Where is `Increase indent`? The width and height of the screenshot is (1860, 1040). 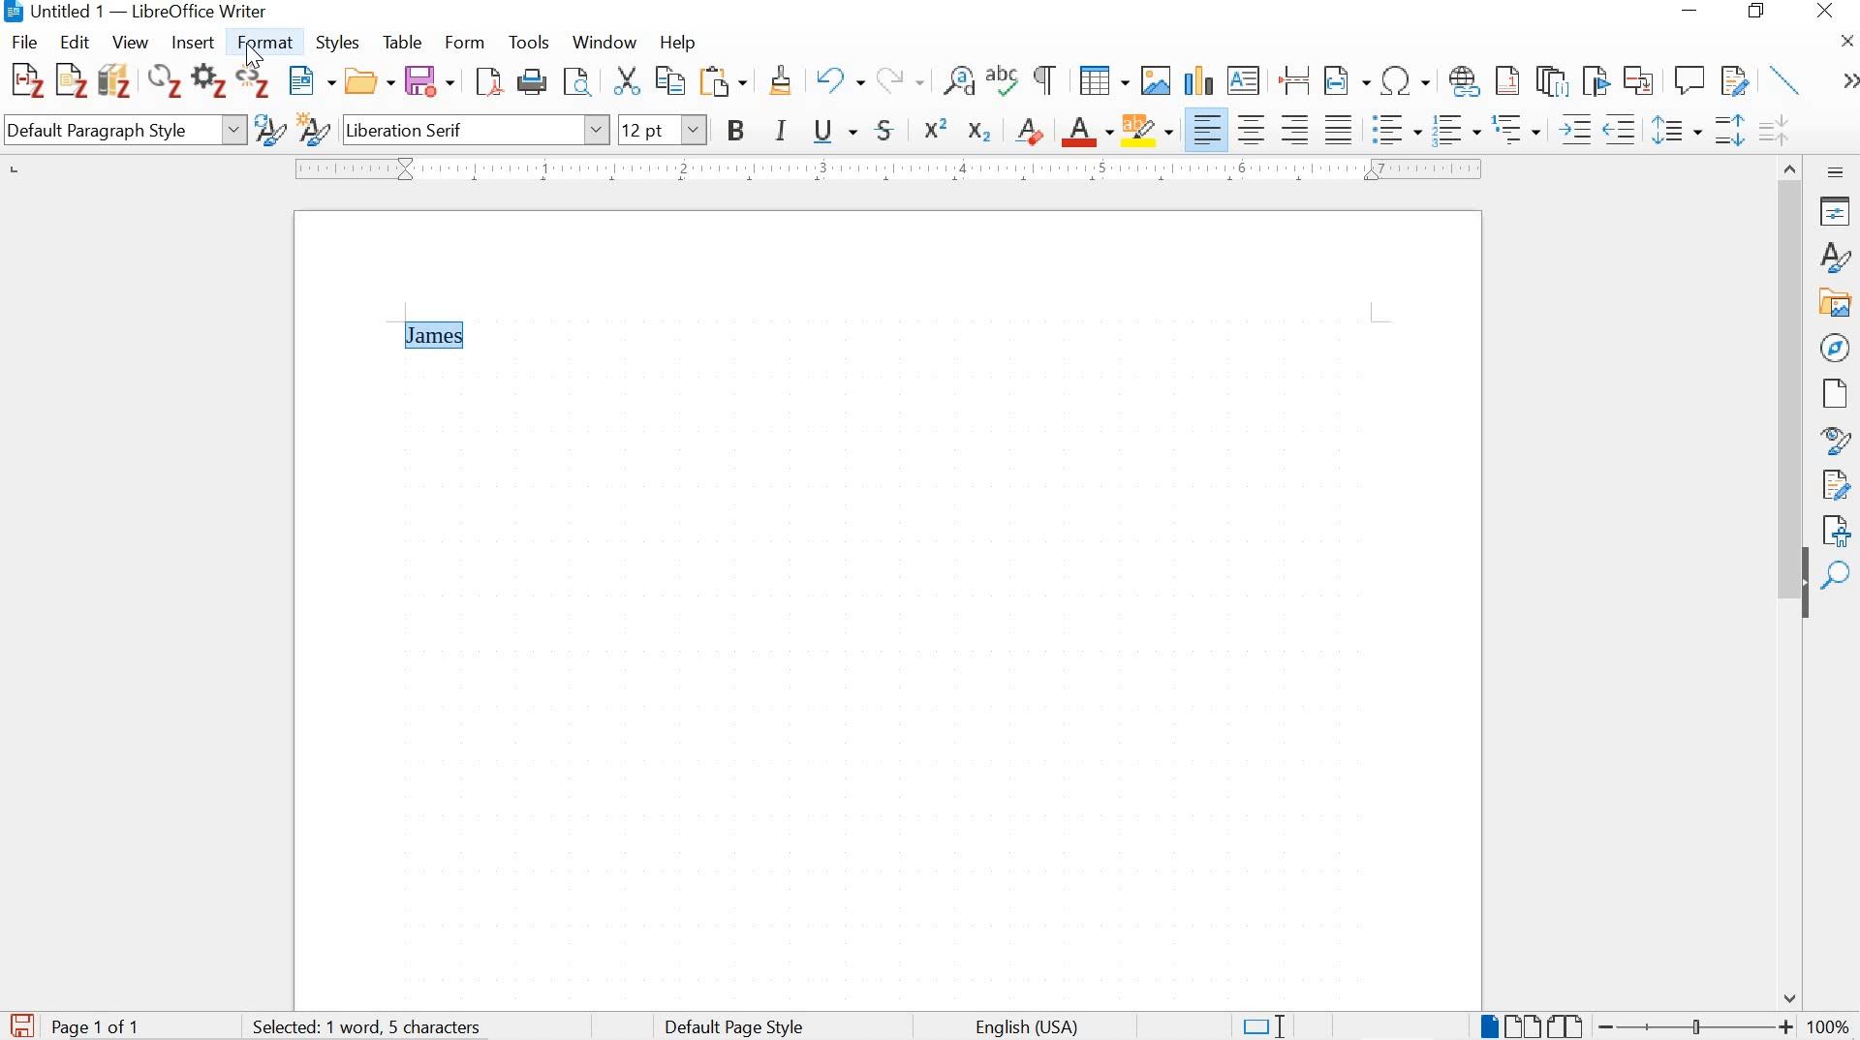
Increase indent is located at coordinates (1573, 129).